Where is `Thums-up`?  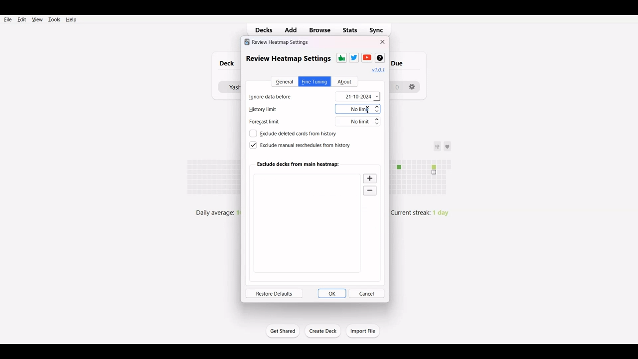
Thums-up is located at coordinates (341, 58).